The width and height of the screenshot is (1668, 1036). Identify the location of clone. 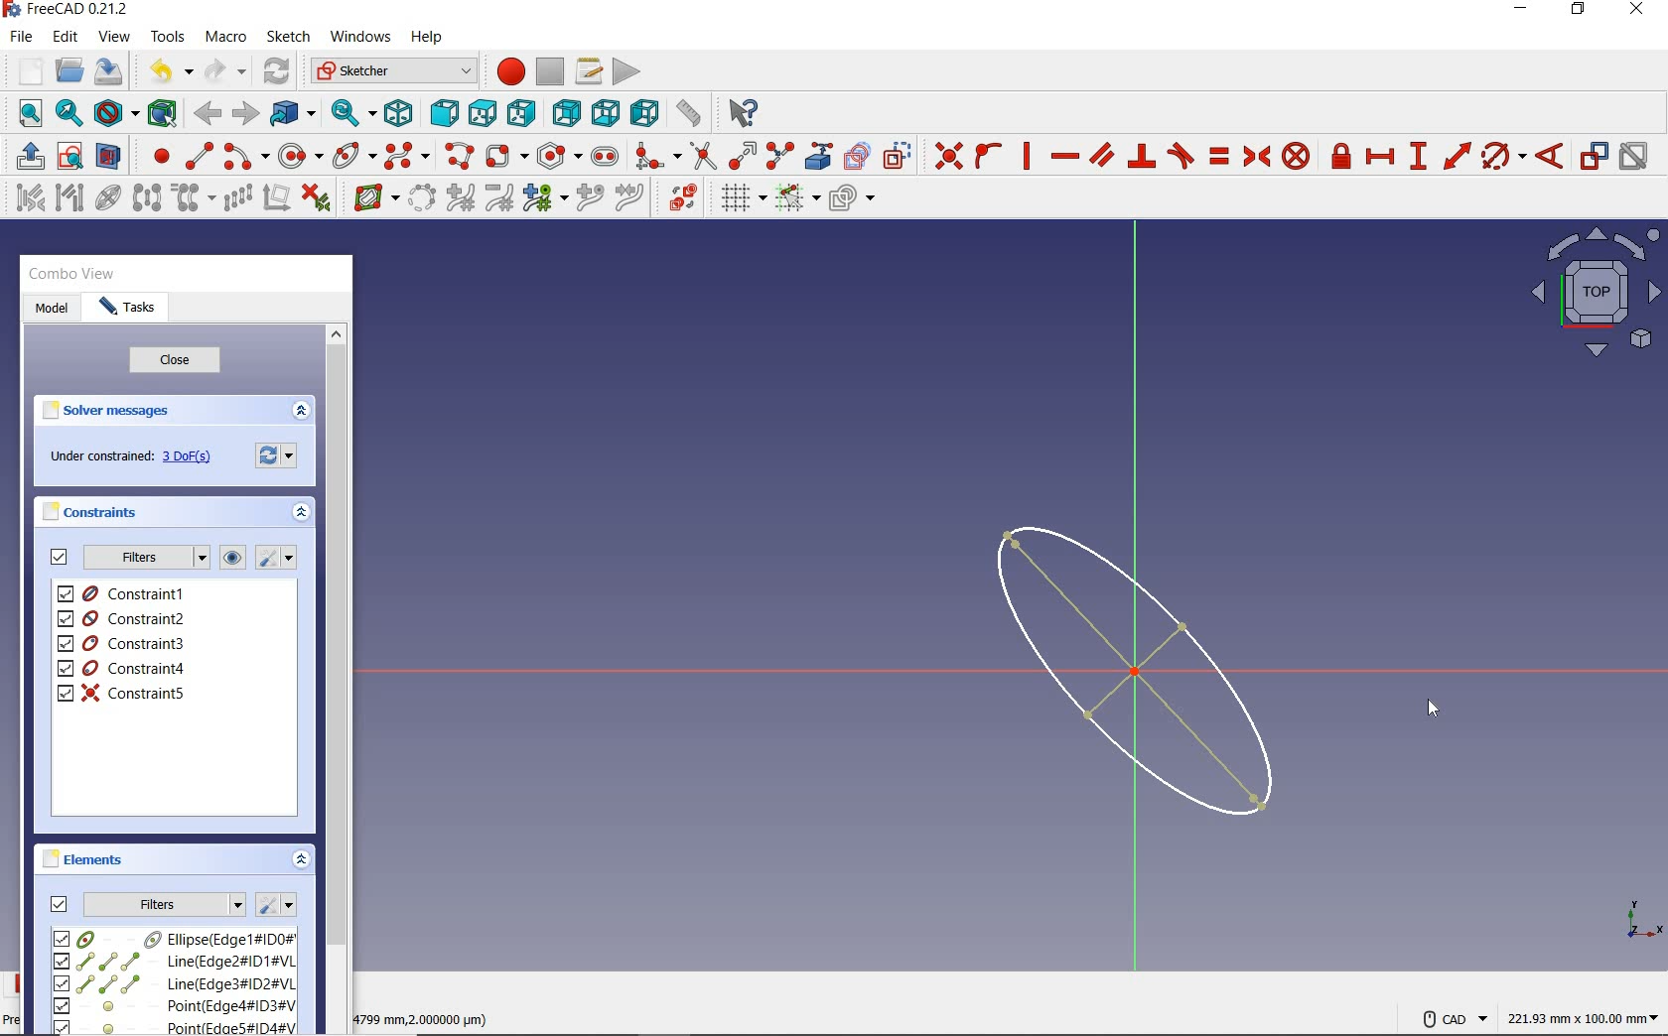
(191, 198).